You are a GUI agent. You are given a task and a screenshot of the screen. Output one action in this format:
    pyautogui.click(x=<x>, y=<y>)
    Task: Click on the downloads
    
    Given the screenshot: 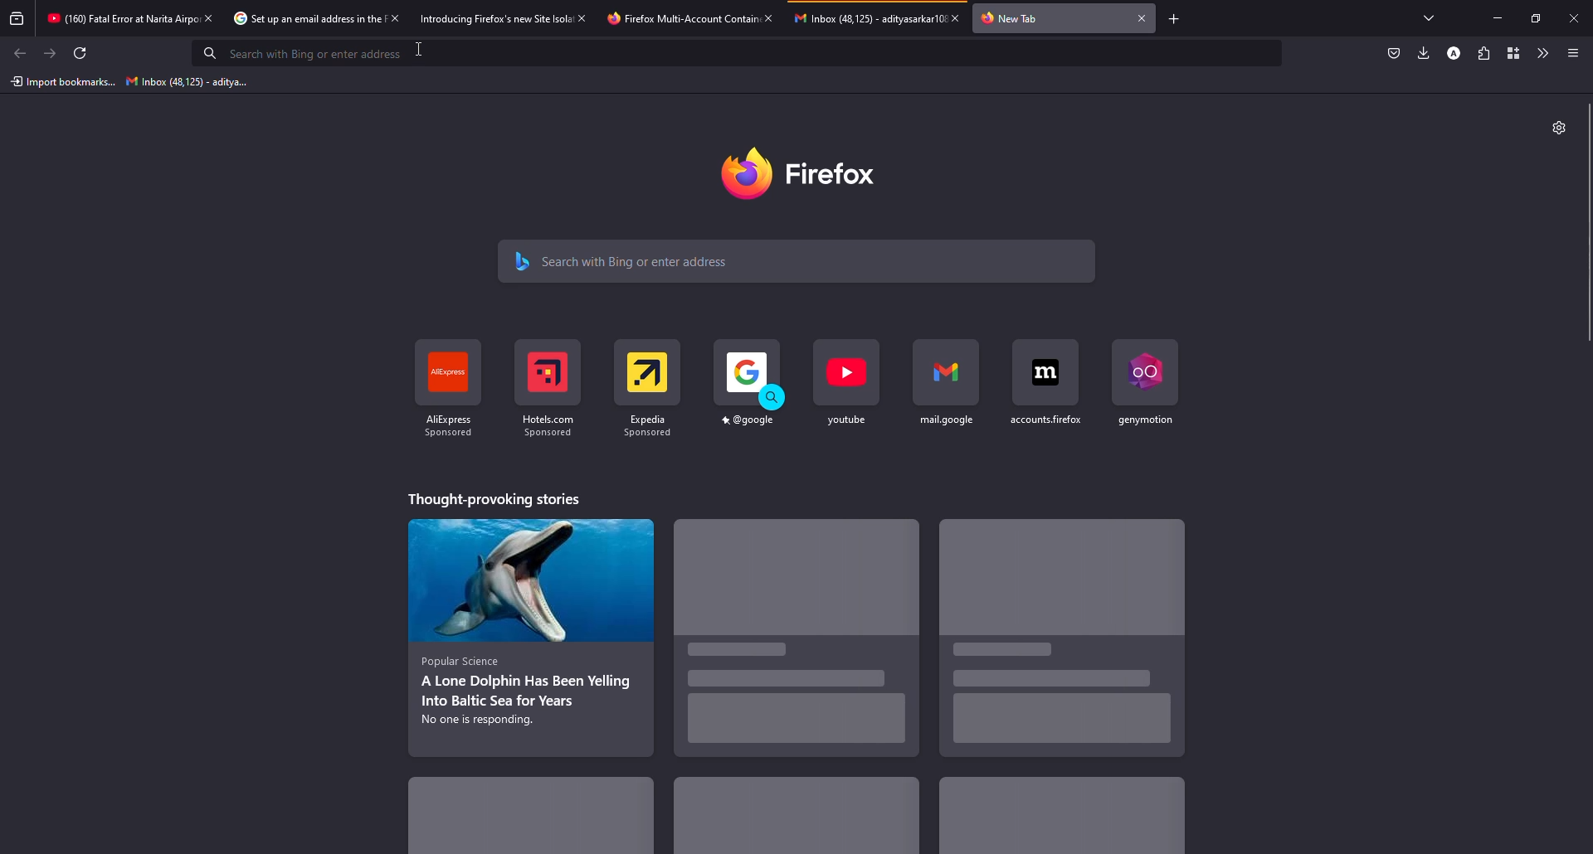 What is the action you would take?
    pyautogui.click(x=1424, y=52)
    